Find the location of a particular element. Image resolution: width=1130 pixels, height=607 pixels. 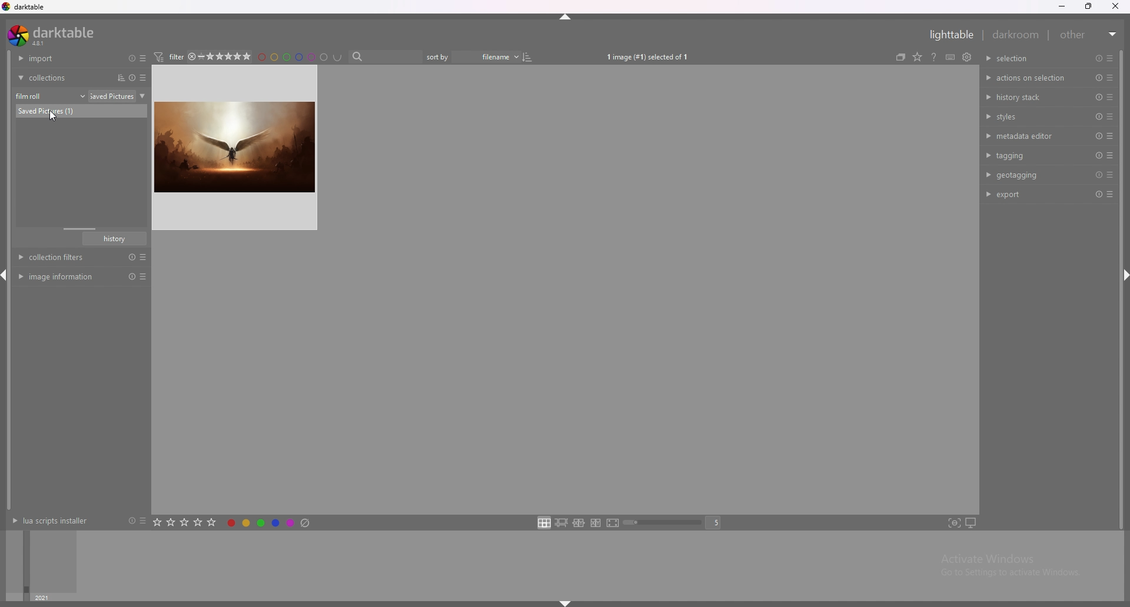

4star is located at coordinates (197, 56).